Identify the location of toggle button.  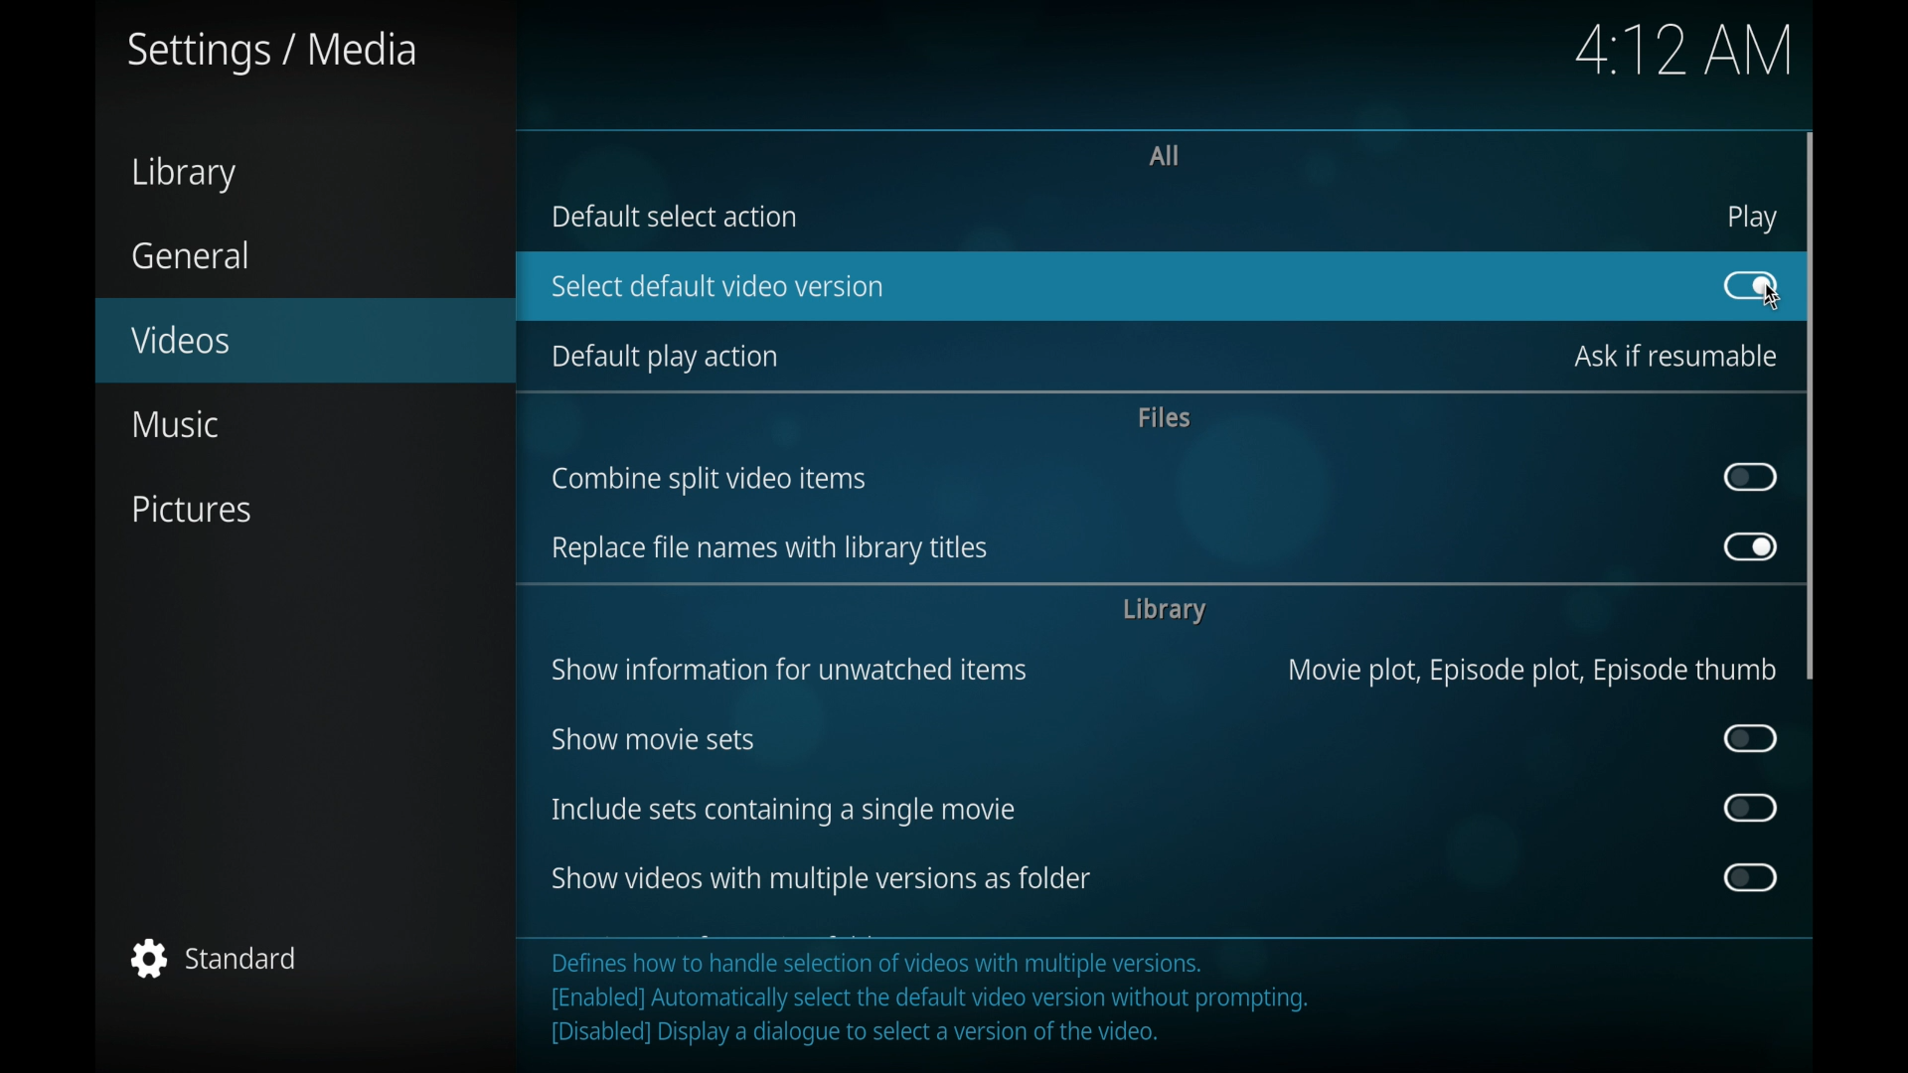
(1754, 877).